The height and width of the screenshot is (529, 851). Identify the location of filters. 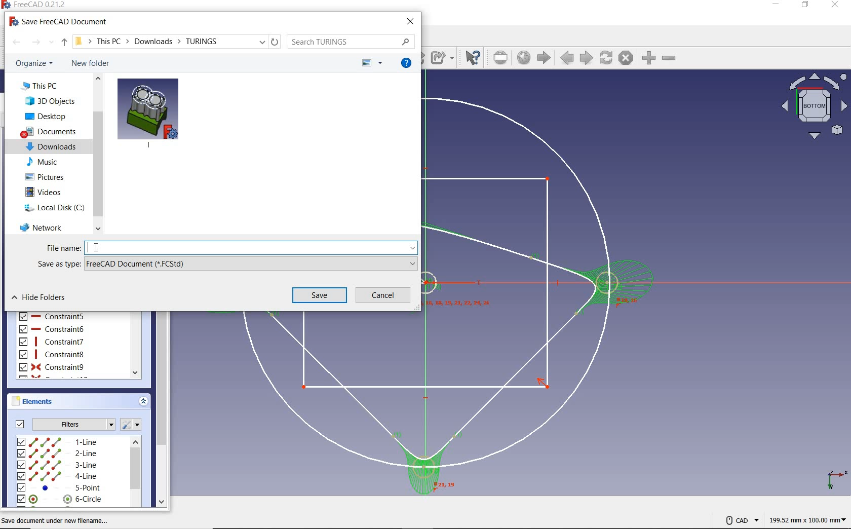
(62, 424).